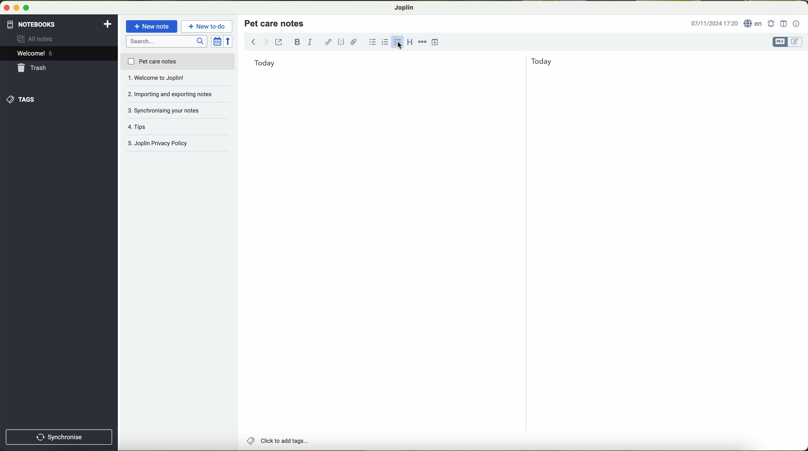  What do you see at coordinates (354, 42) in the screenshot?
I see `attach file` at bounding box center [354, 42].